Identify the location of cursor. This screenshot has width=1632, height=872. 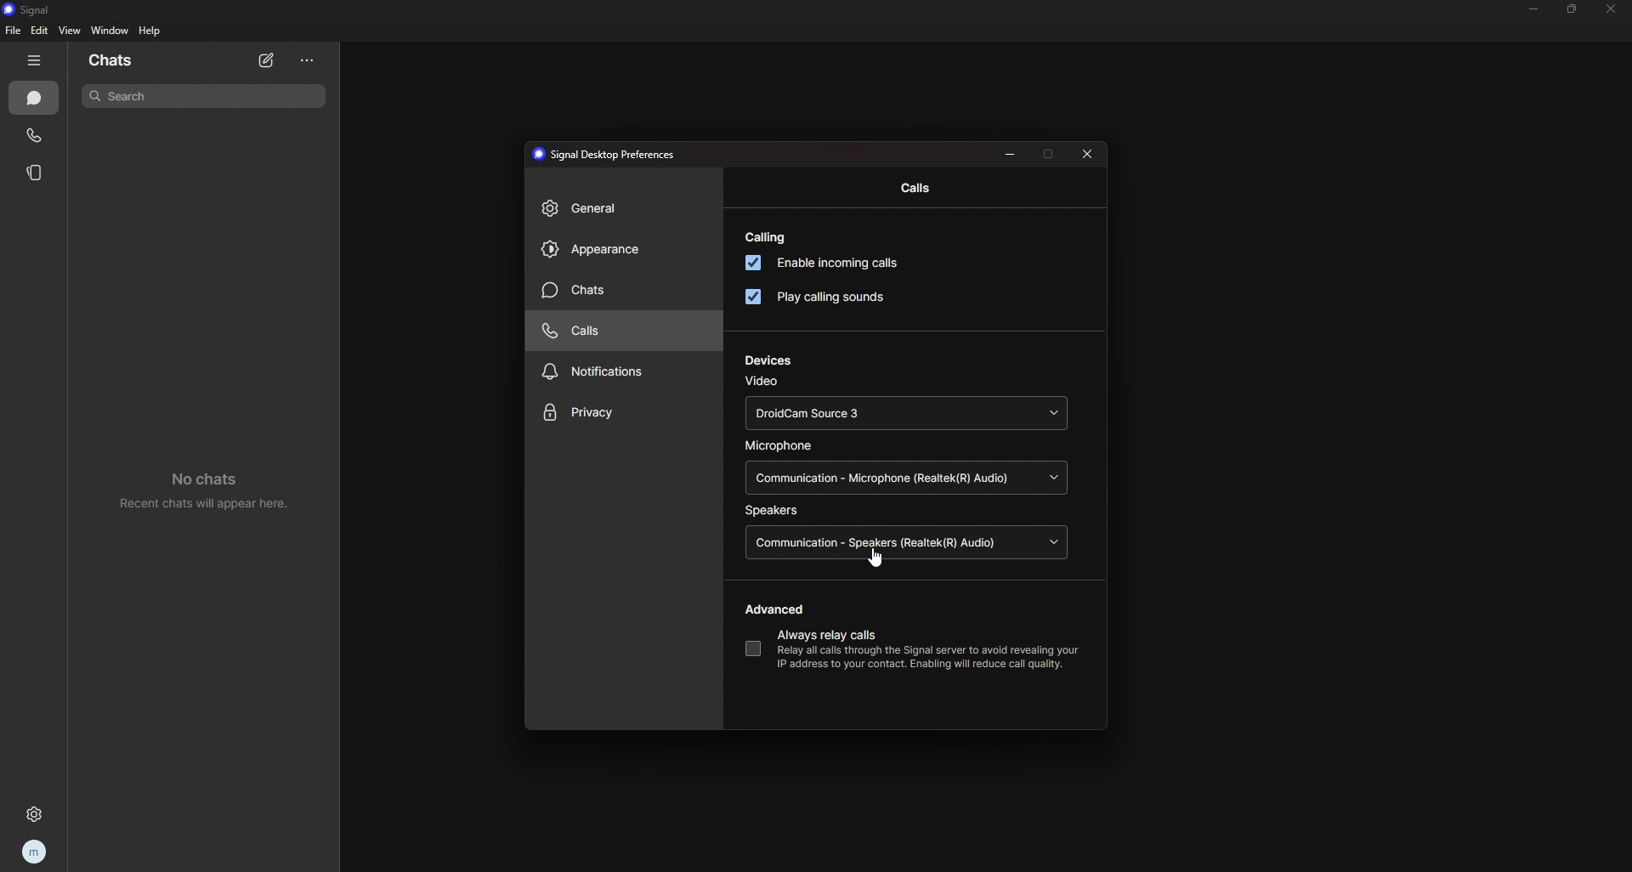
(878, 558).